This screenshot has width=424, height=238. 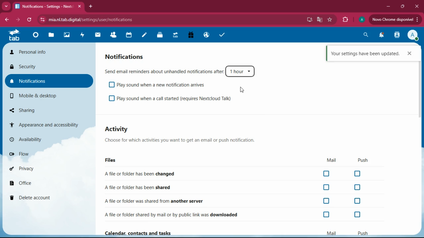 I want to click on notifications, so click(x=49, y=81).